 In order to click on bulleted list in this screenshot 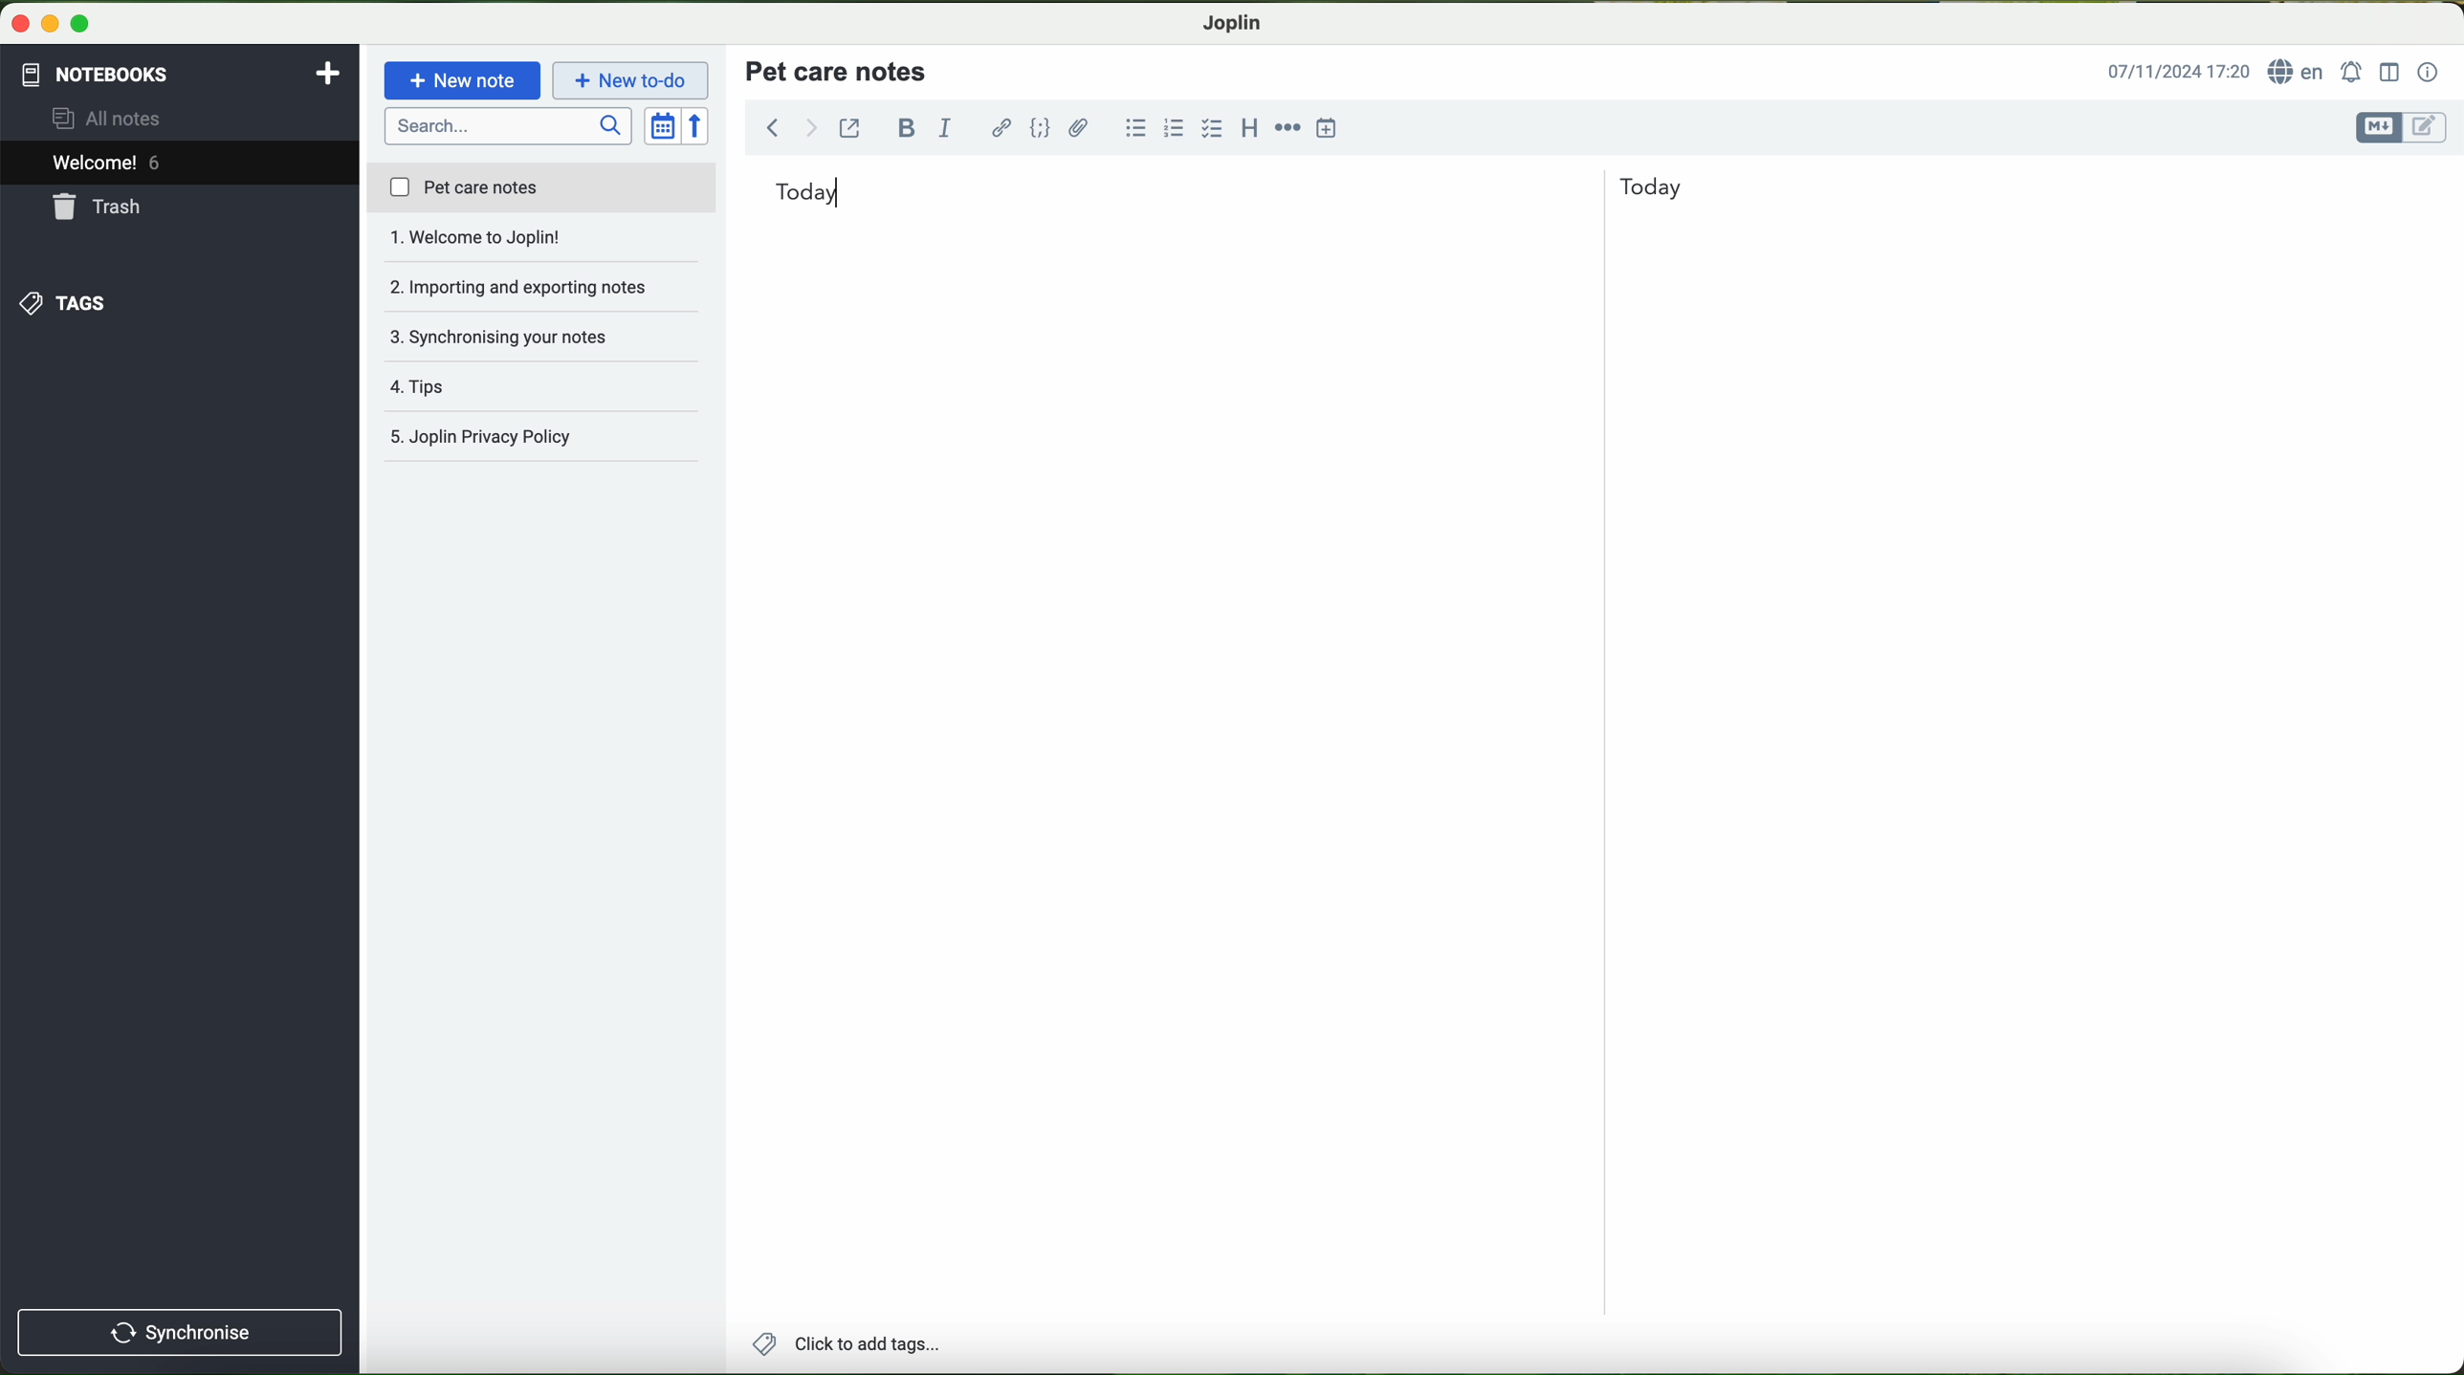, I will do `click(1133, 128)`.